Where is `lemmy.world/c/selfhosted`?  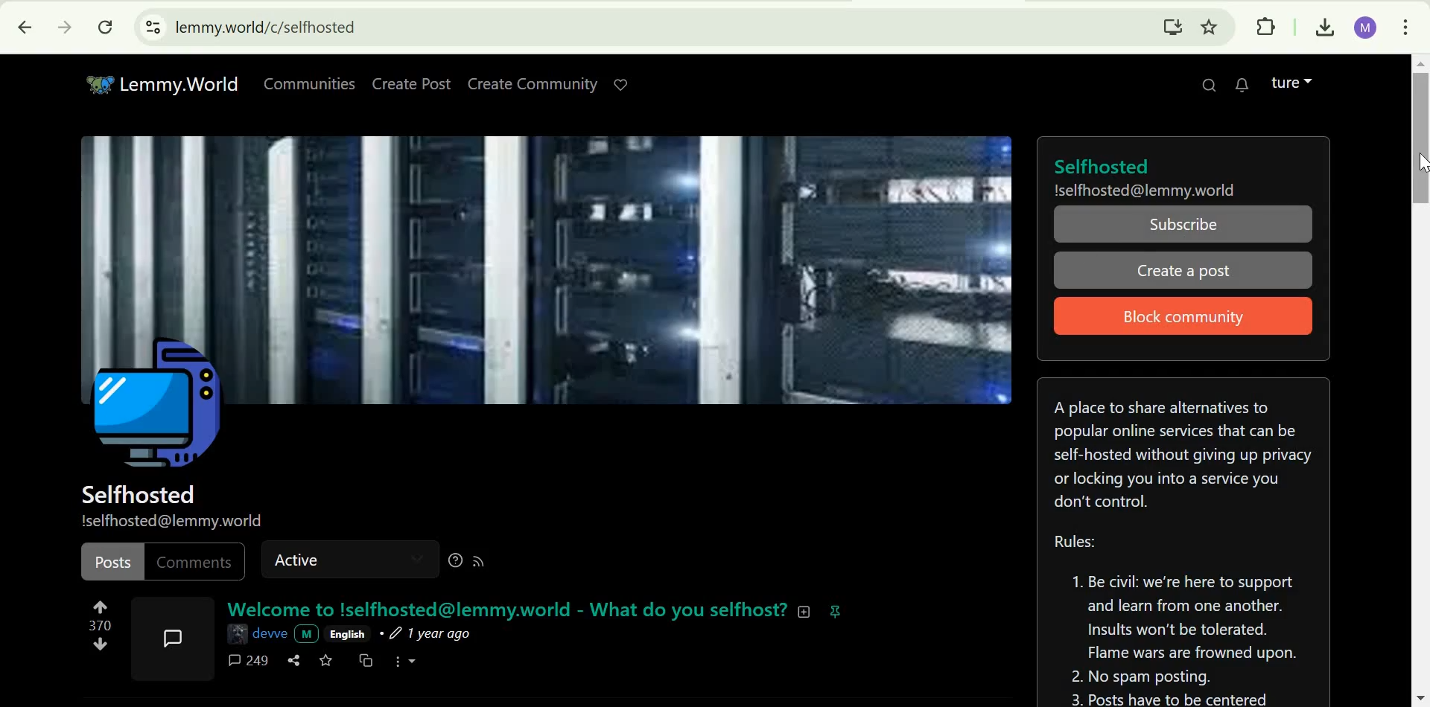
lemmy.world/c/selfhosted is located at coordinates (267, 28).